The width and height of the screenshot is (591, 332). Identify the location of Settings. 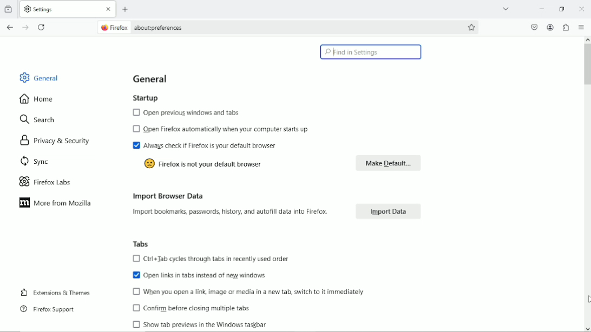
(57, 9).